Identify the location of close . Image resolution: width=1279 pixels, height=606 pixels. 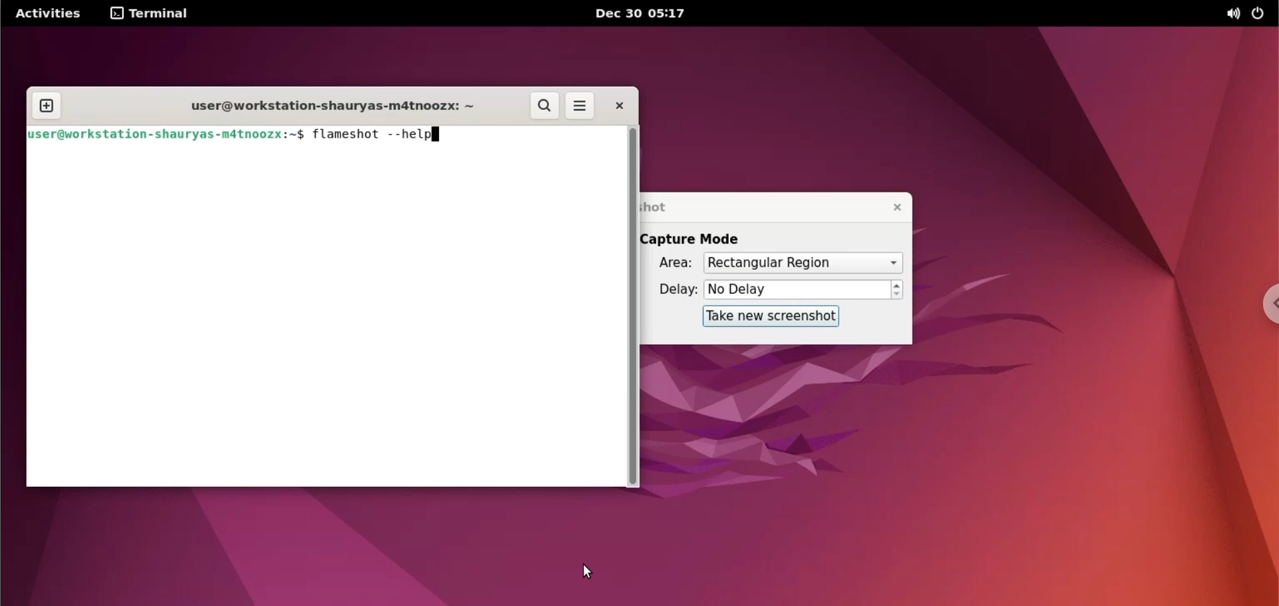
(893, 207).